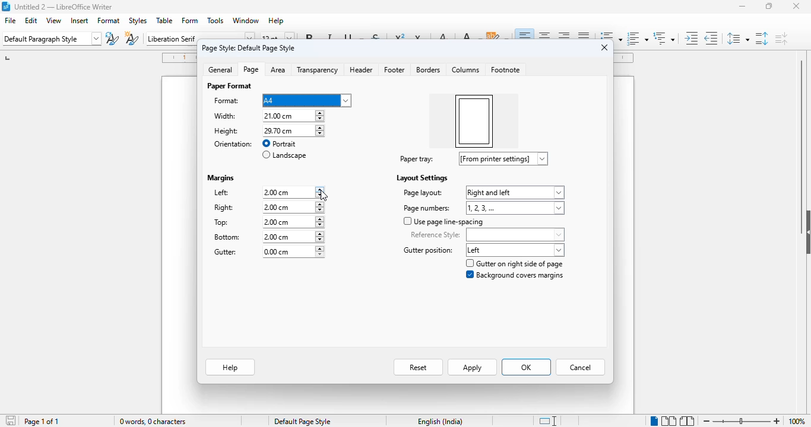 Image resolution: width=811 pixels, height=427 pixels. Describe the element at coordinates (781, 38) in the screenshot. I see `decrease paragraph spacing` at that location.